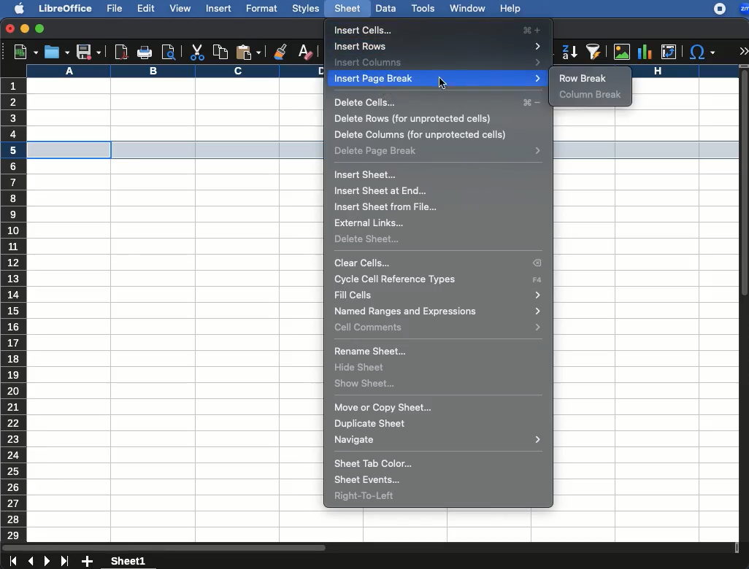 Image resolution: width=749 pixels, height=569 pixels. I want to click on open, so click(56, 52).